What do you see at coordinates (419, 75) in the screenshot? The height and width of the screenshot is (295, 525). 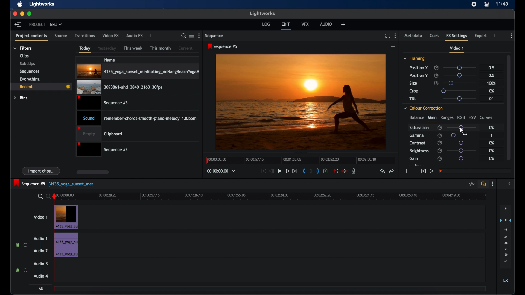 I see `position` at bounding box center [419, 75].